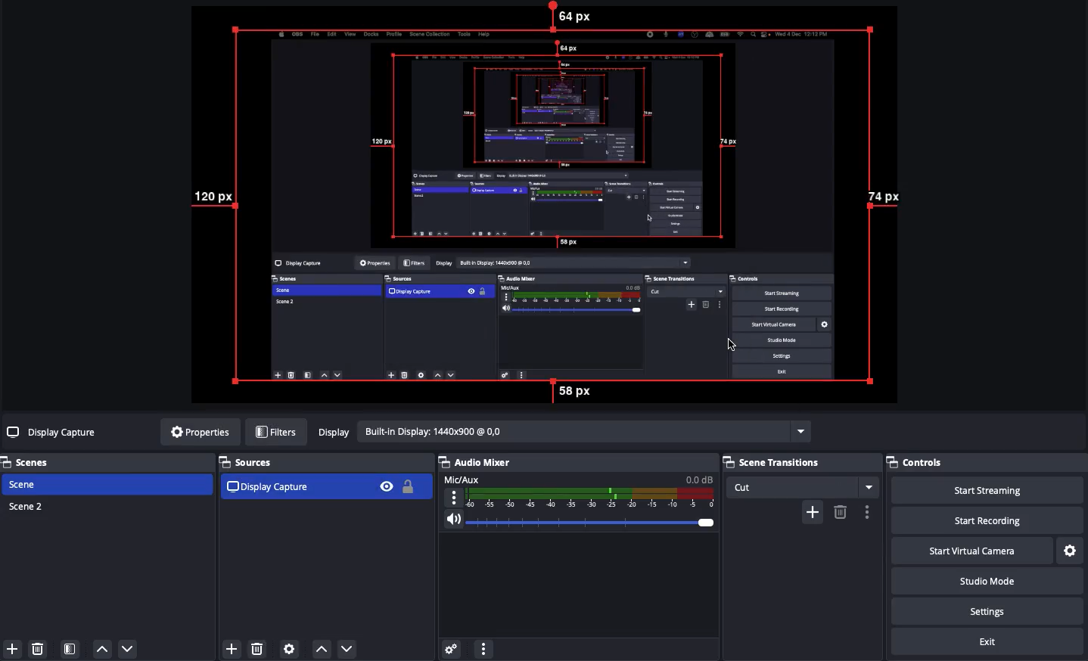  What do you see at coordinates (999, 490) in the screenshot?
I see `Start streaming` at bounding box center [999, 490].